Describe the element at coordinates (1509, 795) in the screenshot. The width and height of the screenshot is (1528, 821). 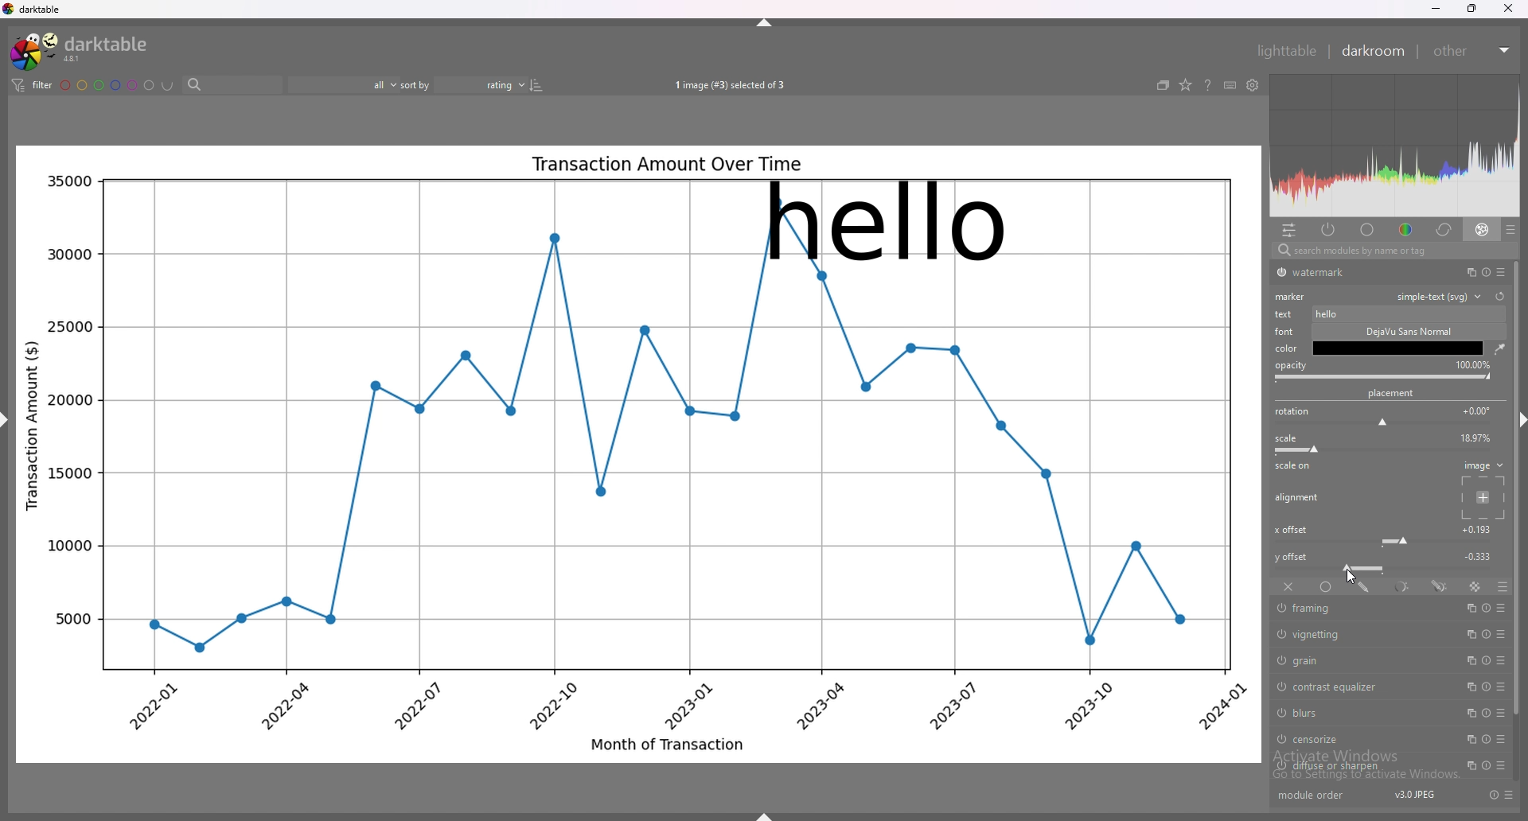
I see `presets` at that location.